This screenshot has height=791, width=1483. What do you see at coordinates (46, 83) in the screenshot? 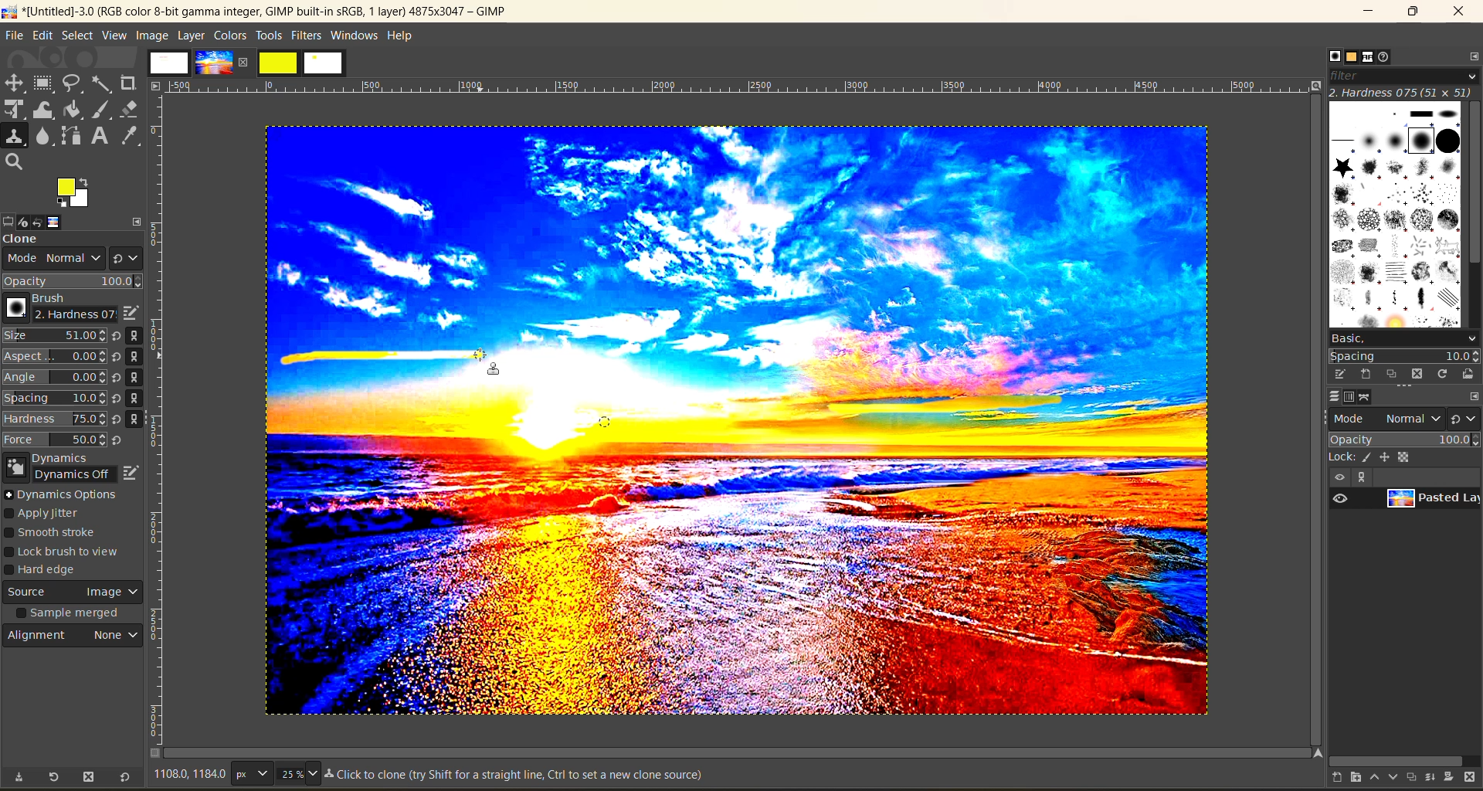
I see `rectangle select tool` at bounding box center [46, 83].